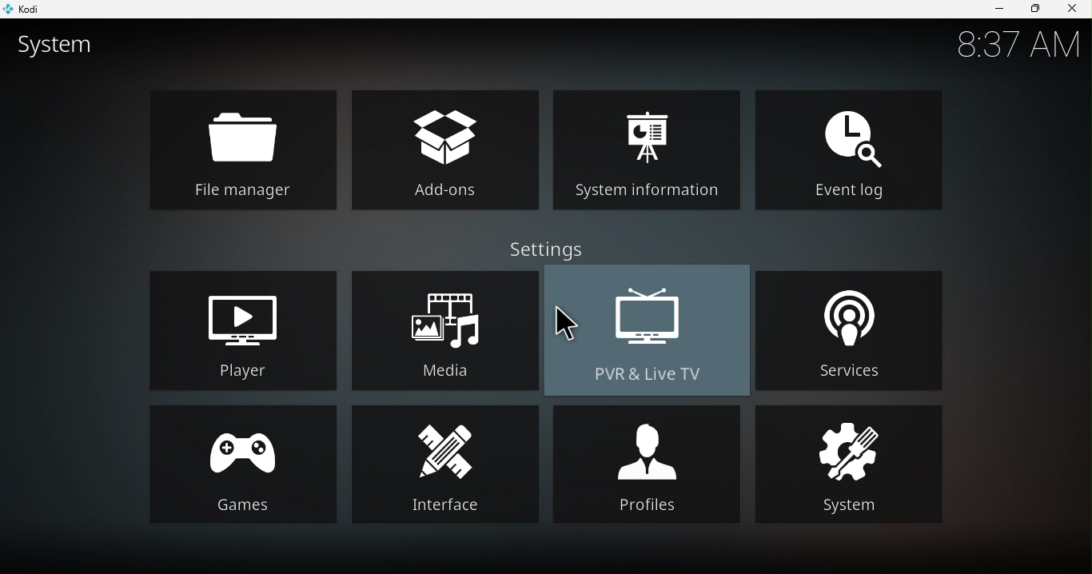 The width and height of the screenshot is (1092, 574). What do you see at coordinates (644, 148) in the screenshot?
I see `System information` at bounding box center [644, 148].